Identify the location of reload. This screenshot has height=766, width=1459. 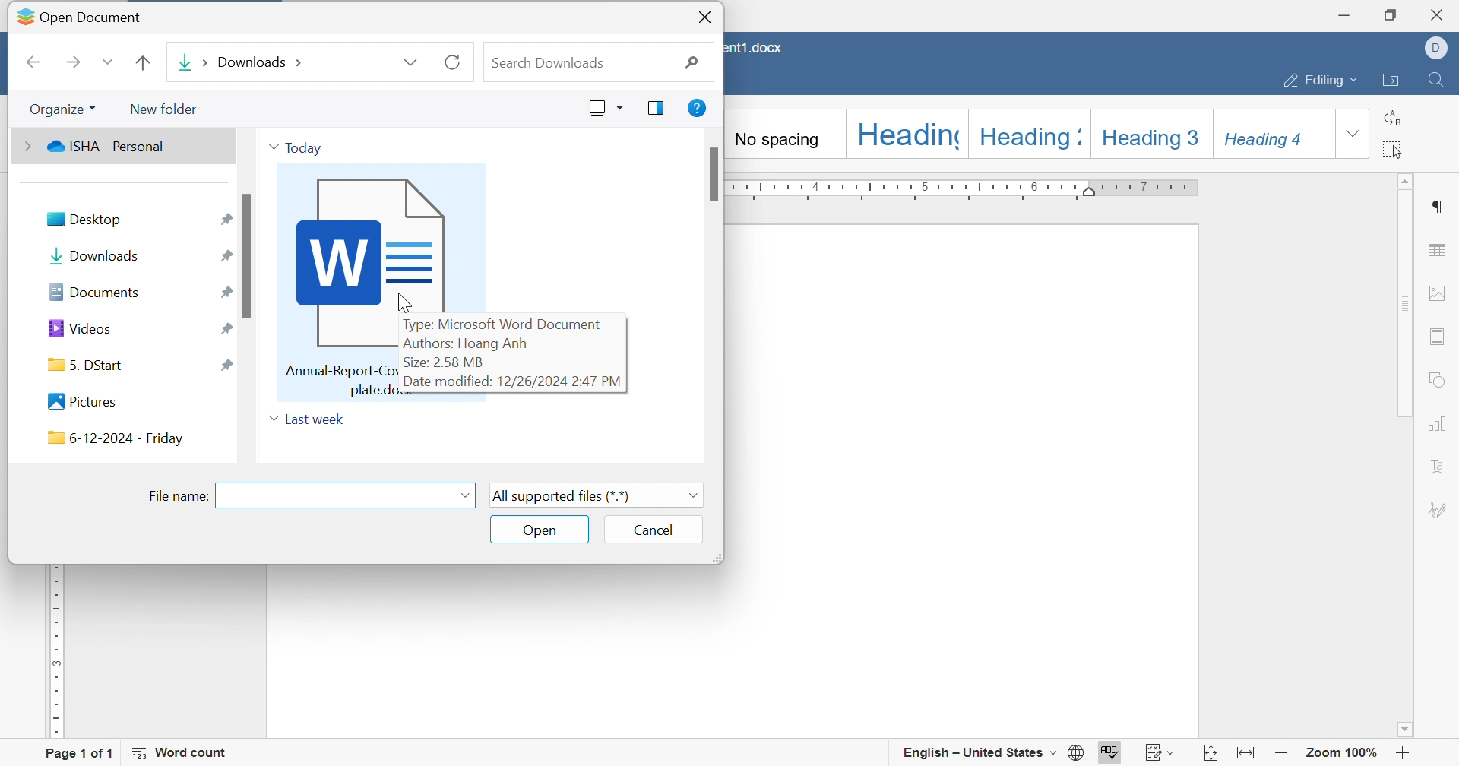
(451, 62).